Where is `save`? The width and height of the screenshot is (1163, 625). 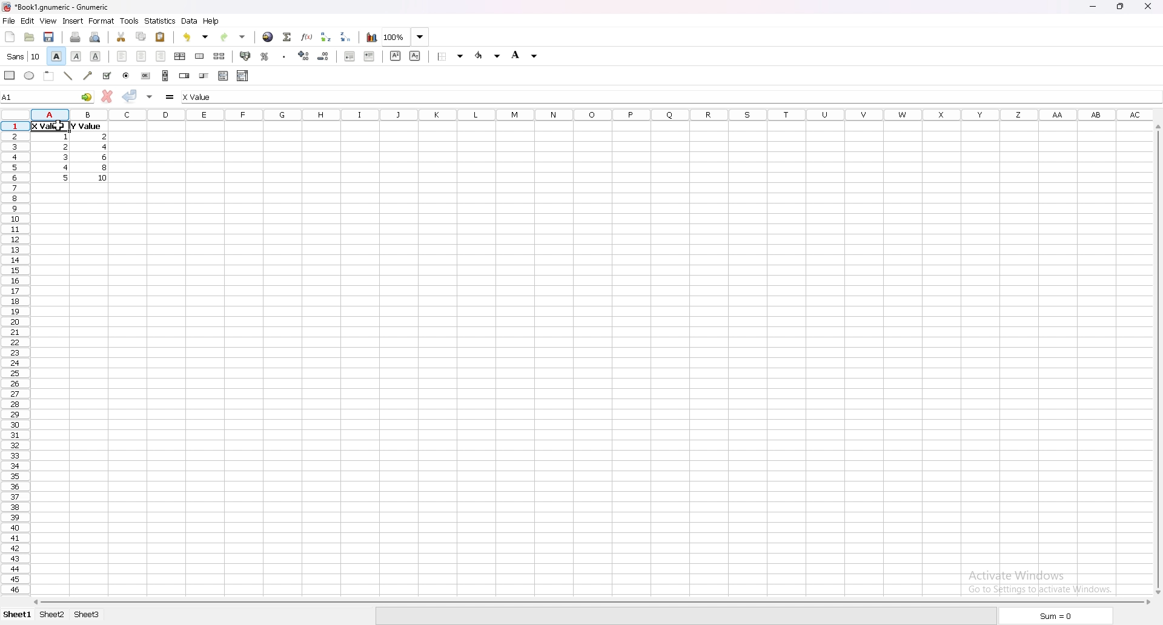 save is located at coordinates (48, 37).